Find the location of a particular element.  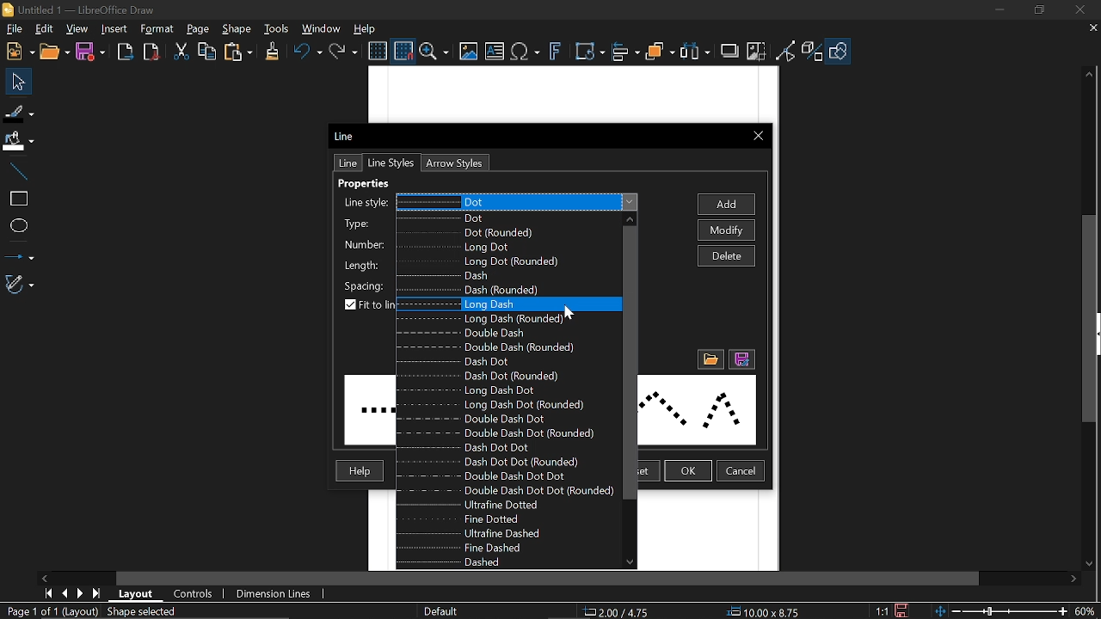

Dot is located at coordinates (506, 217).